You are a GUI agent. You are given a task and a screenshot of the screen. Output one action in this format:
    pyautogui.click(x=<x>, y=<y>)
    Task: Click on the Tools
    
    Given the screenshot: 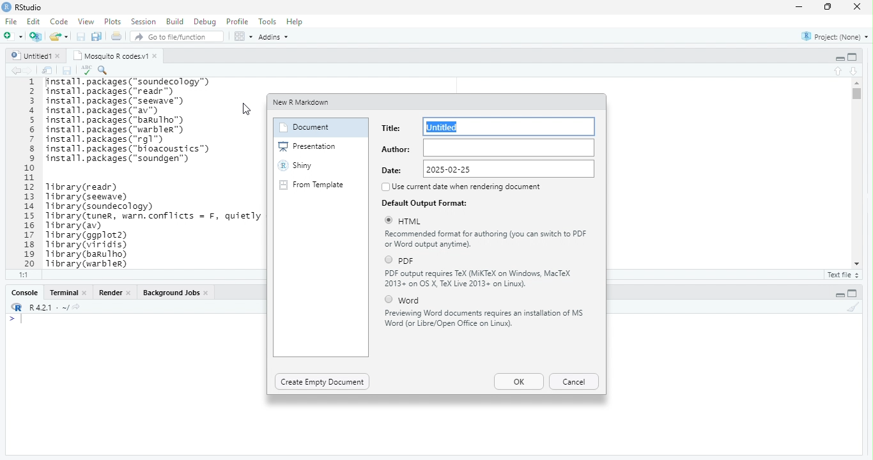 What is the action you would take?
    pyautogui.click(x=268, y=22)
    